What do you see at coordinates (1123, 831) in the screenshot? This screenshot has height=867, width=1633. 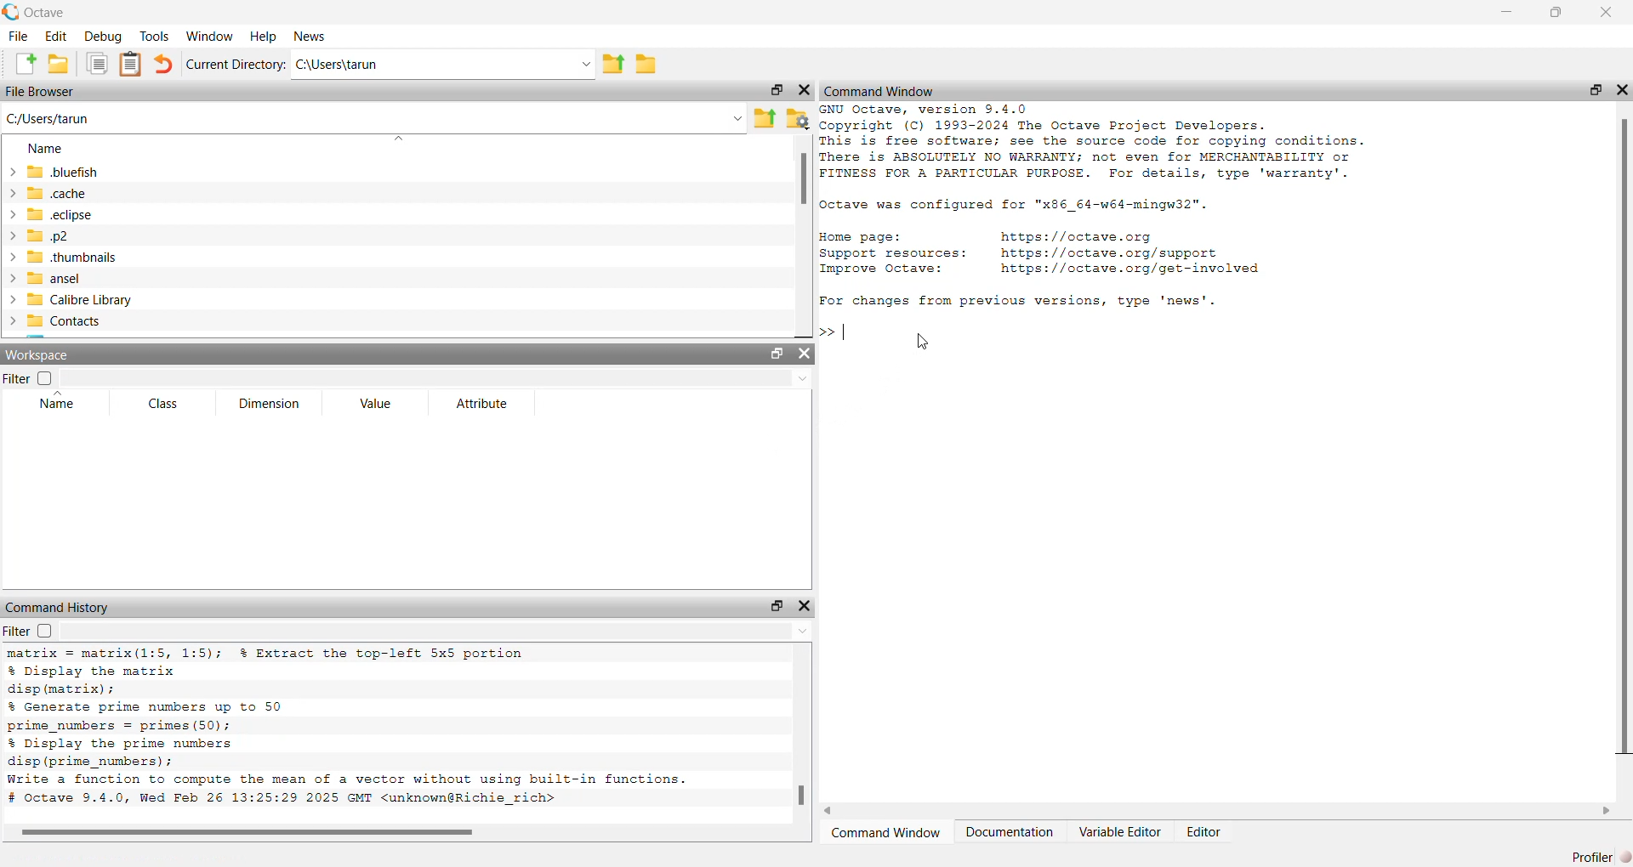 I see `Variable Editor` at bounding box center [1123, 831].